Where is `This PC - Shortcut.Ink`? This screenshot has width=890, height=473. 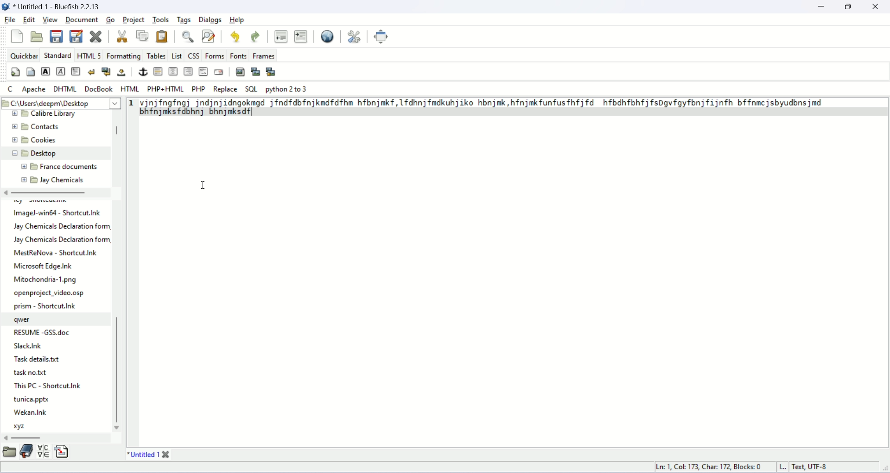
This PC - Shortcut.Ink is located at coordinates (47, 385).